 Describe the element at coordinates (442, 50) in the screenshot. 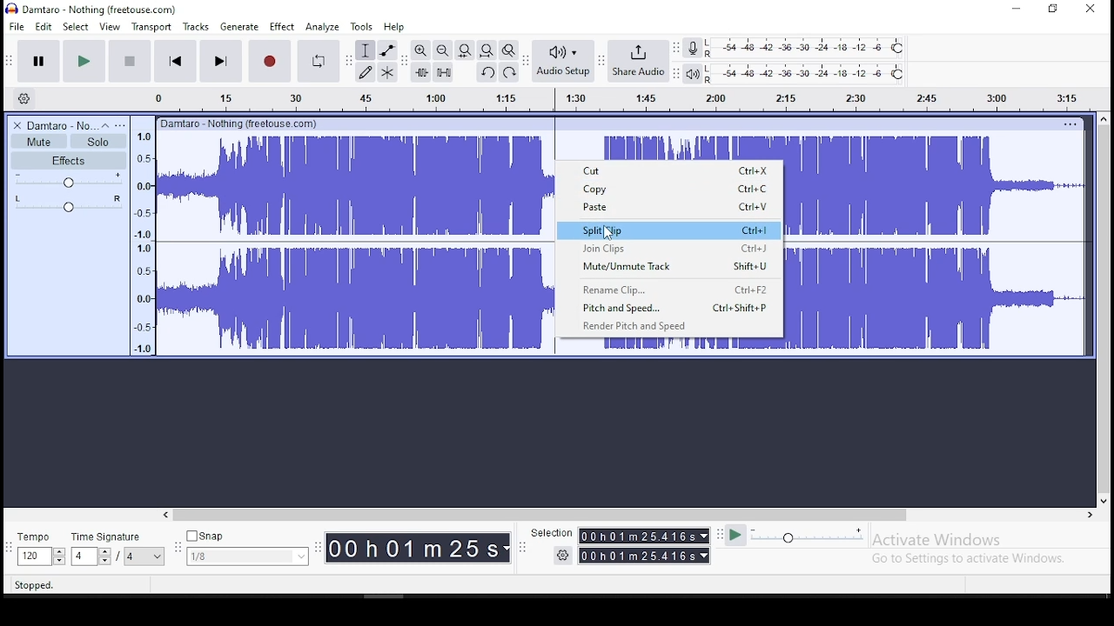

I see `zoom out` at that location.